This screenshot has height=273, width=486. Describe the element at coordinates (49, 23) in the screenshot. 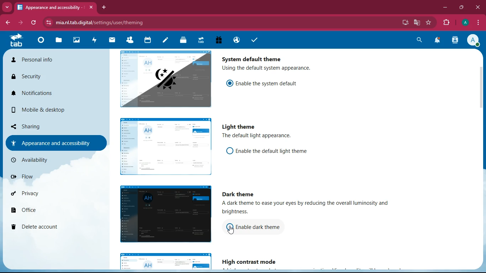

I see `view site information` at that location.